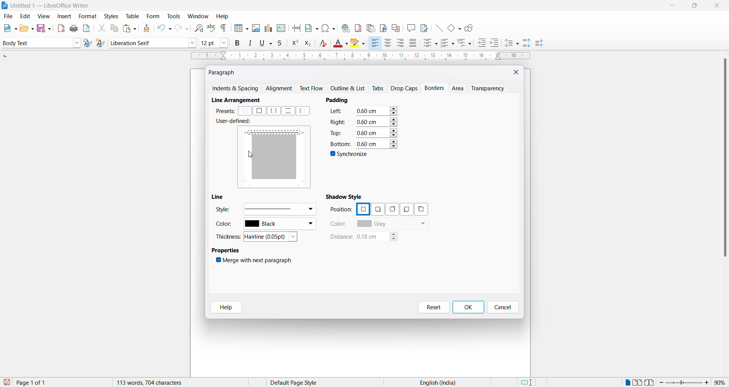 This screenshot has width=729, height=387. I want to click on cancel, so click(503, 307).